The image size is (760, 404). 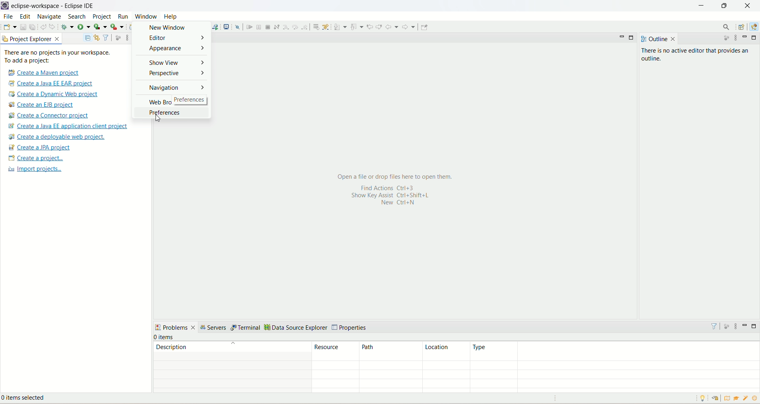 What do you see at coordinates (410, 27) in the screenshot?
I see `forward` at bounding box center [410, 27].